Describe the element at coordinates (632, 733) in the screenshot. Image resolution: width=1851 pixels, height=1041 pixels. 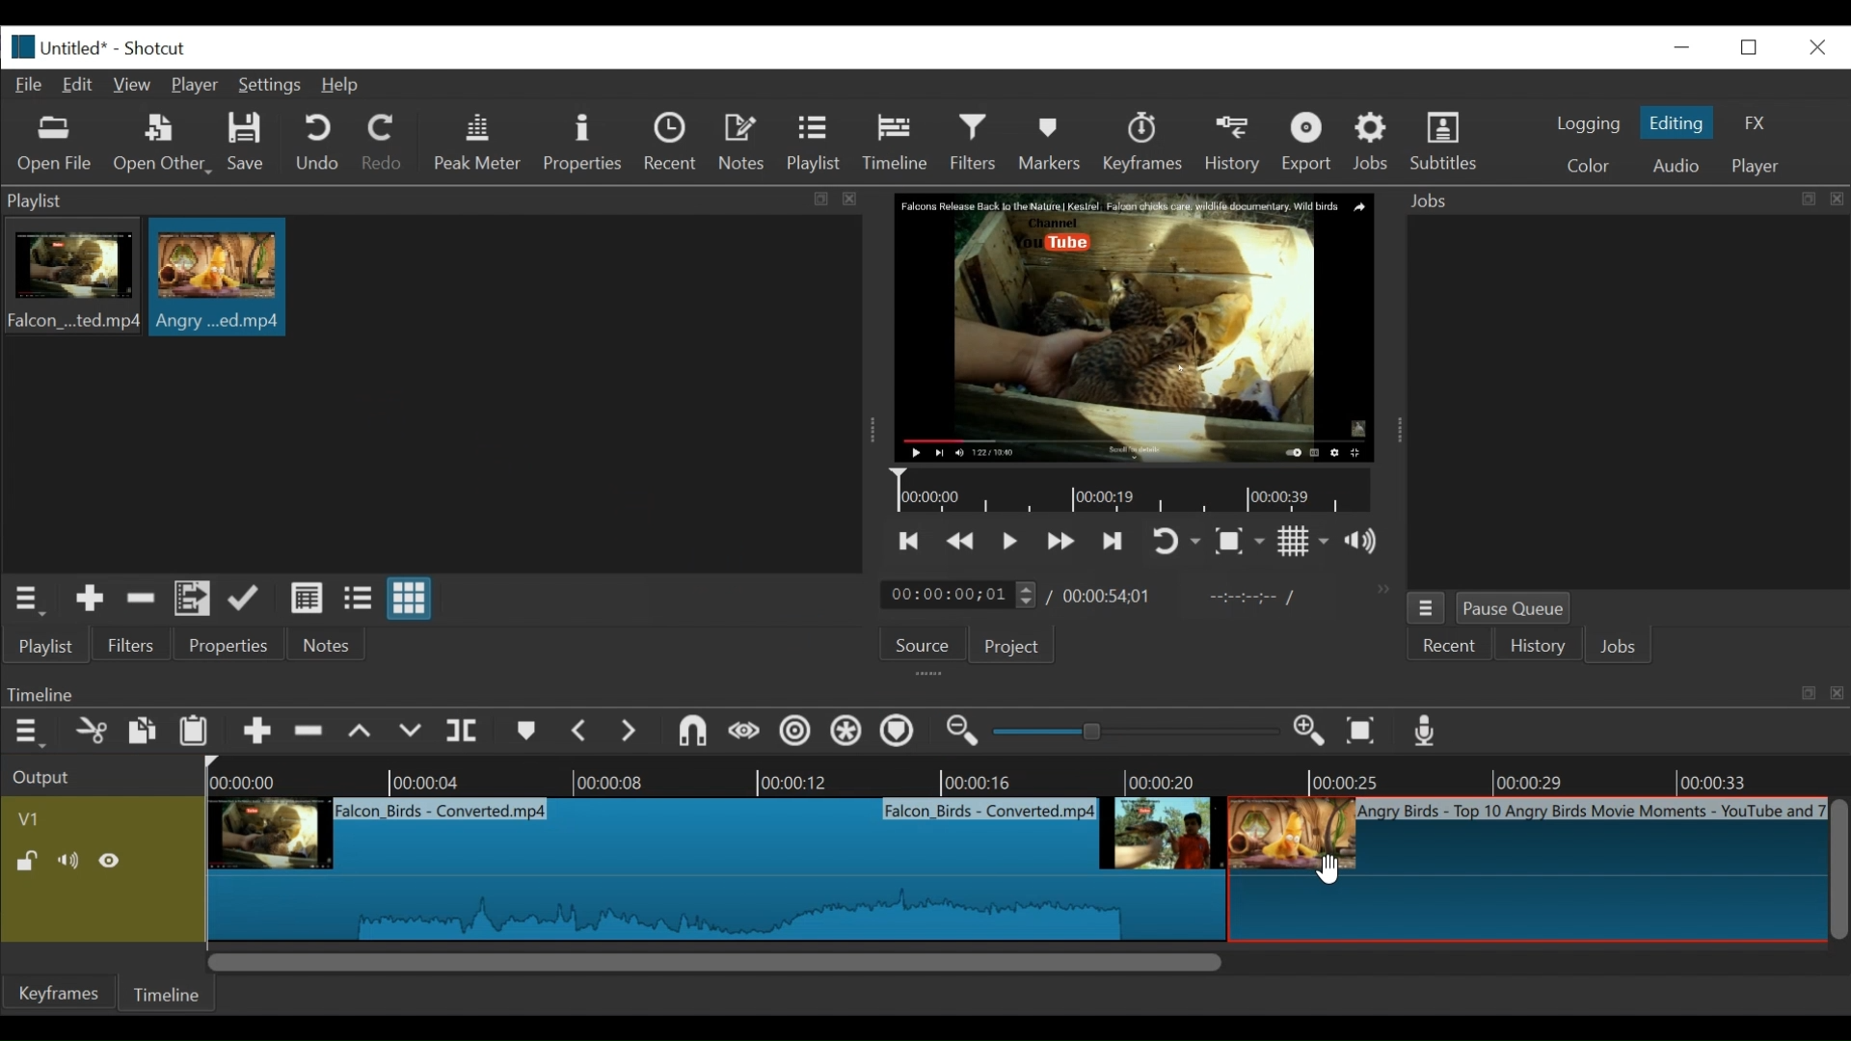
I see `next marker` at that location.